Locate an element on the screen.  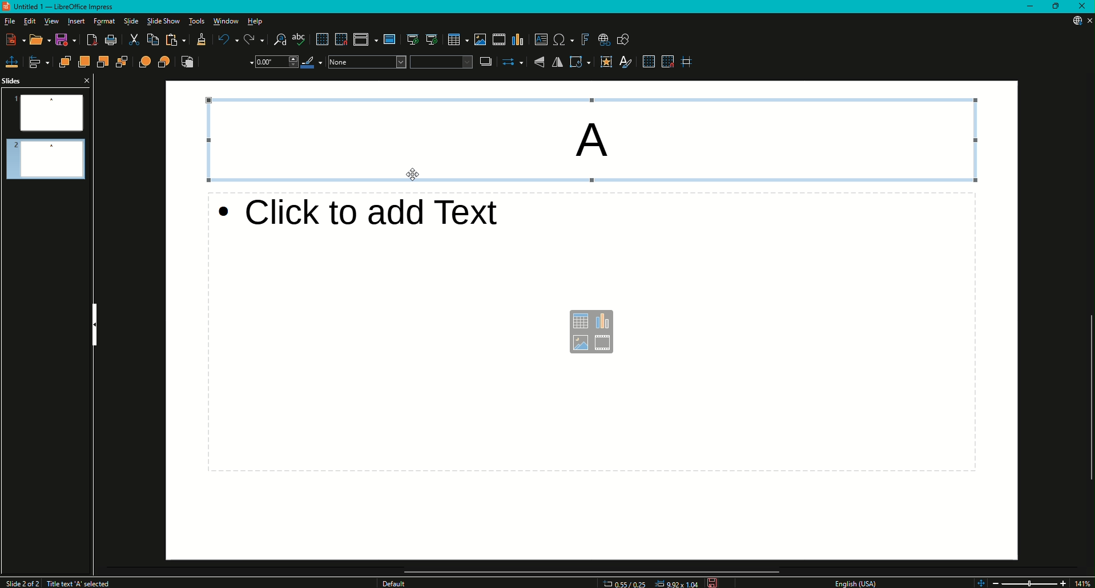
Redo is located at coordinates (250, 38).